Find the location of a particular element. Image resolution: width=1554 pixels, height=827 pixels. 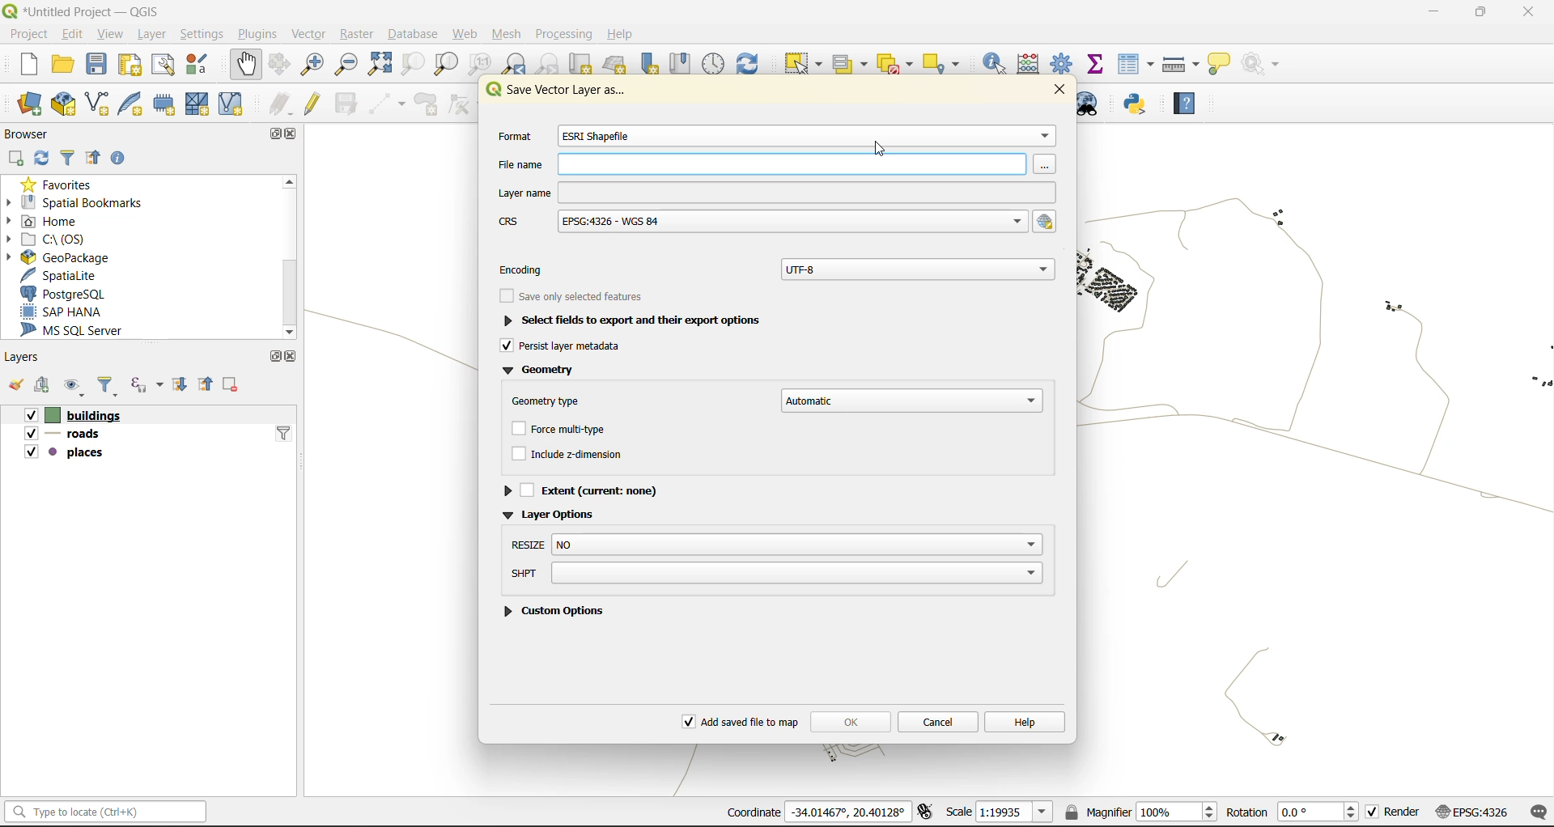

geometry type is located at coordinates (775, 399).